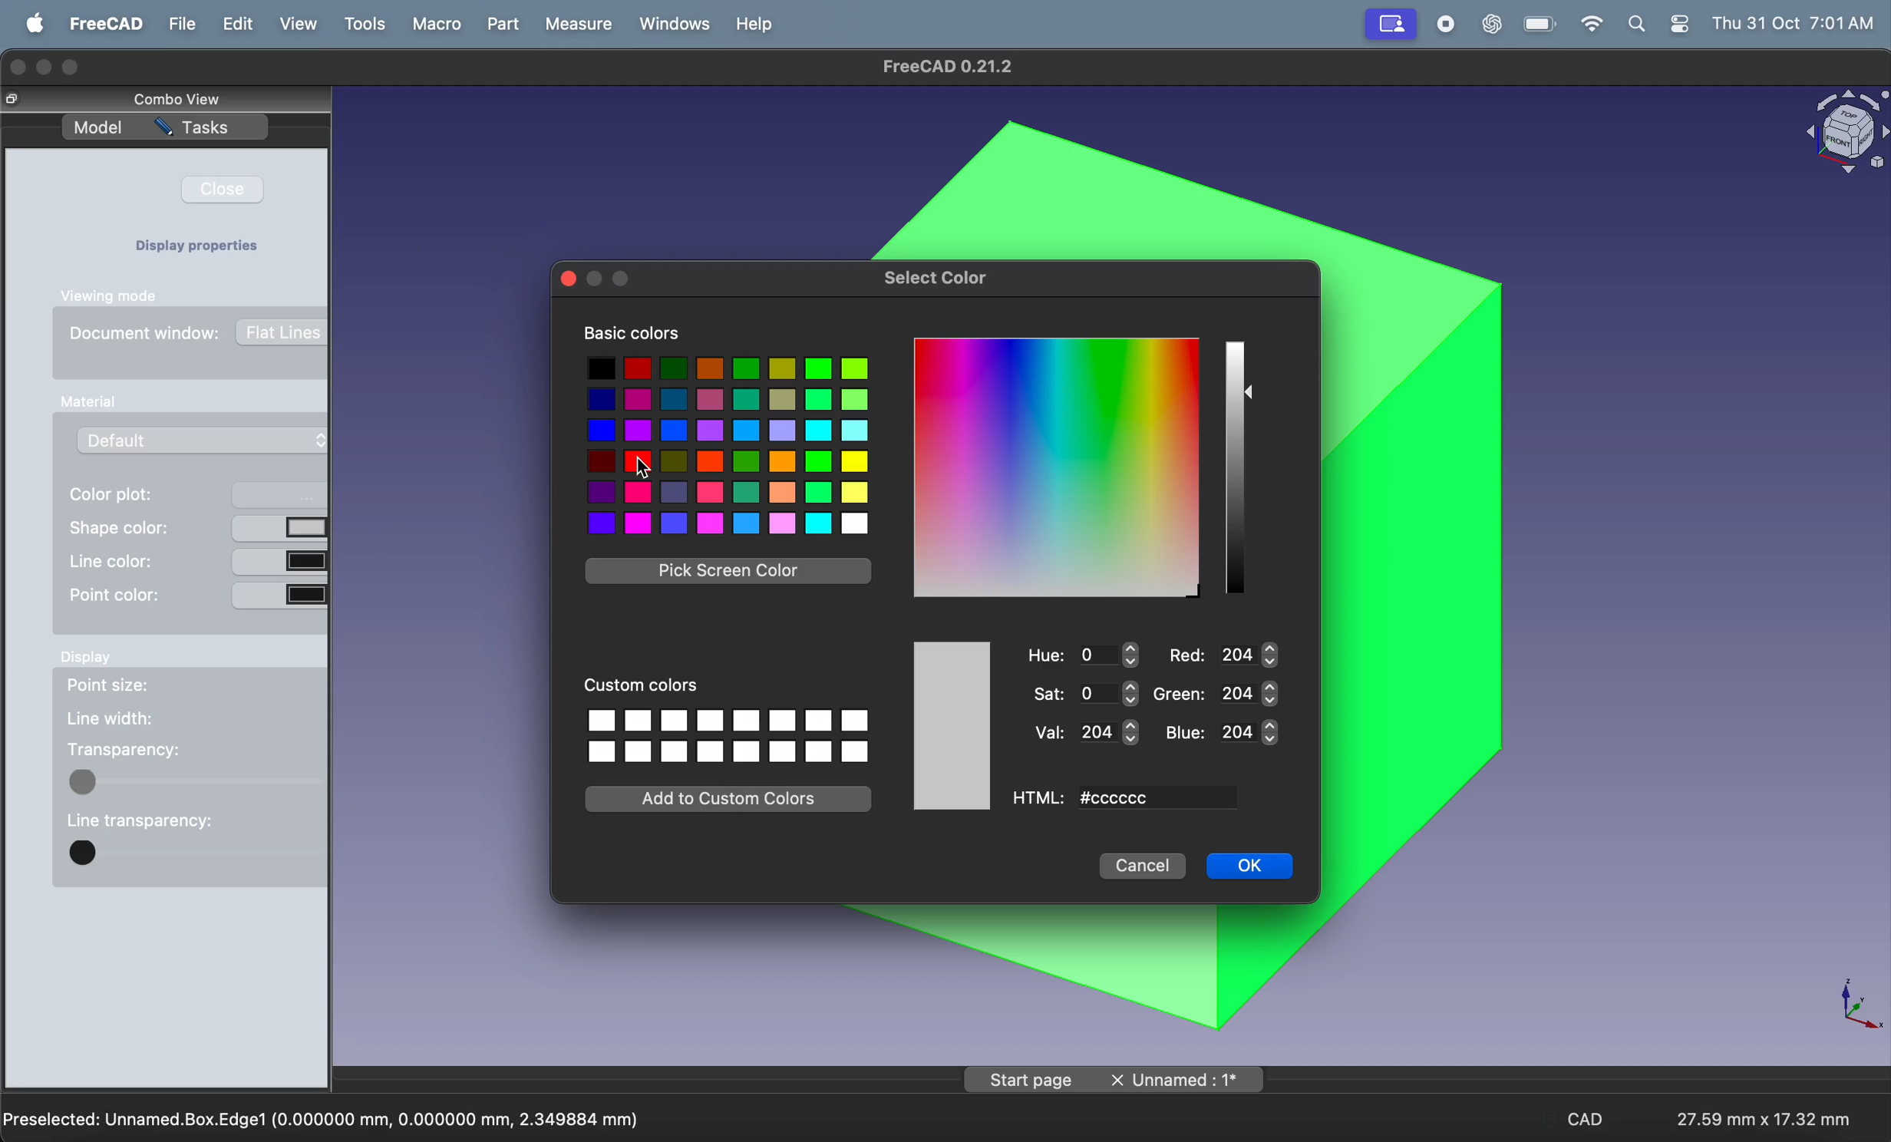 This screenshot has width=1891, height=1142. What do you see at coordinates (196, 856) in the screenshot?
I see `toogle` at bounding box center [196, 856].